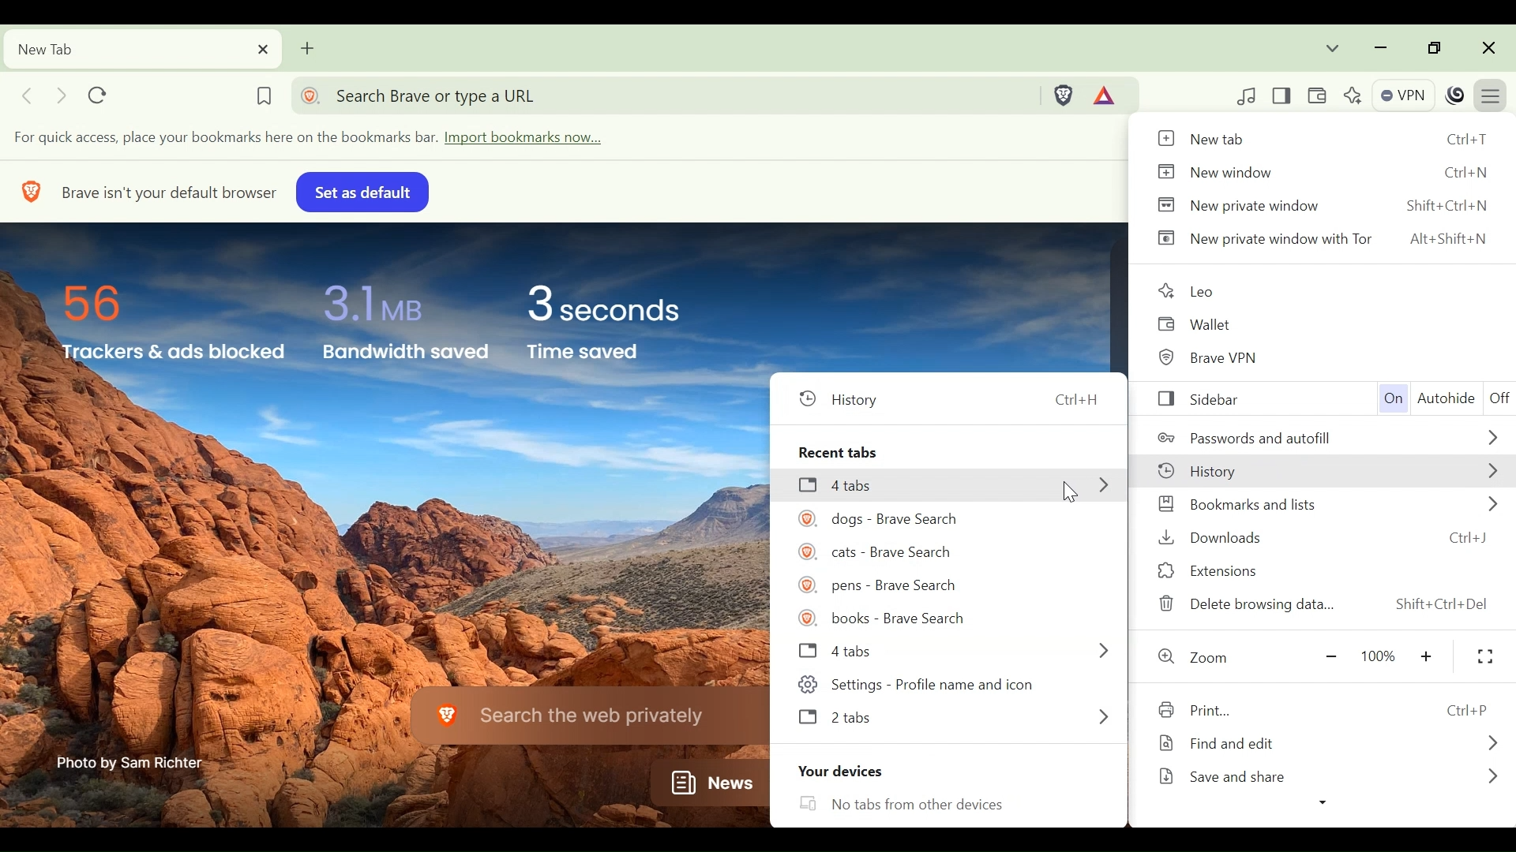  Describe the element at coordinates (1351, 94) in the screenshot. I see `Leo AI` at that location.